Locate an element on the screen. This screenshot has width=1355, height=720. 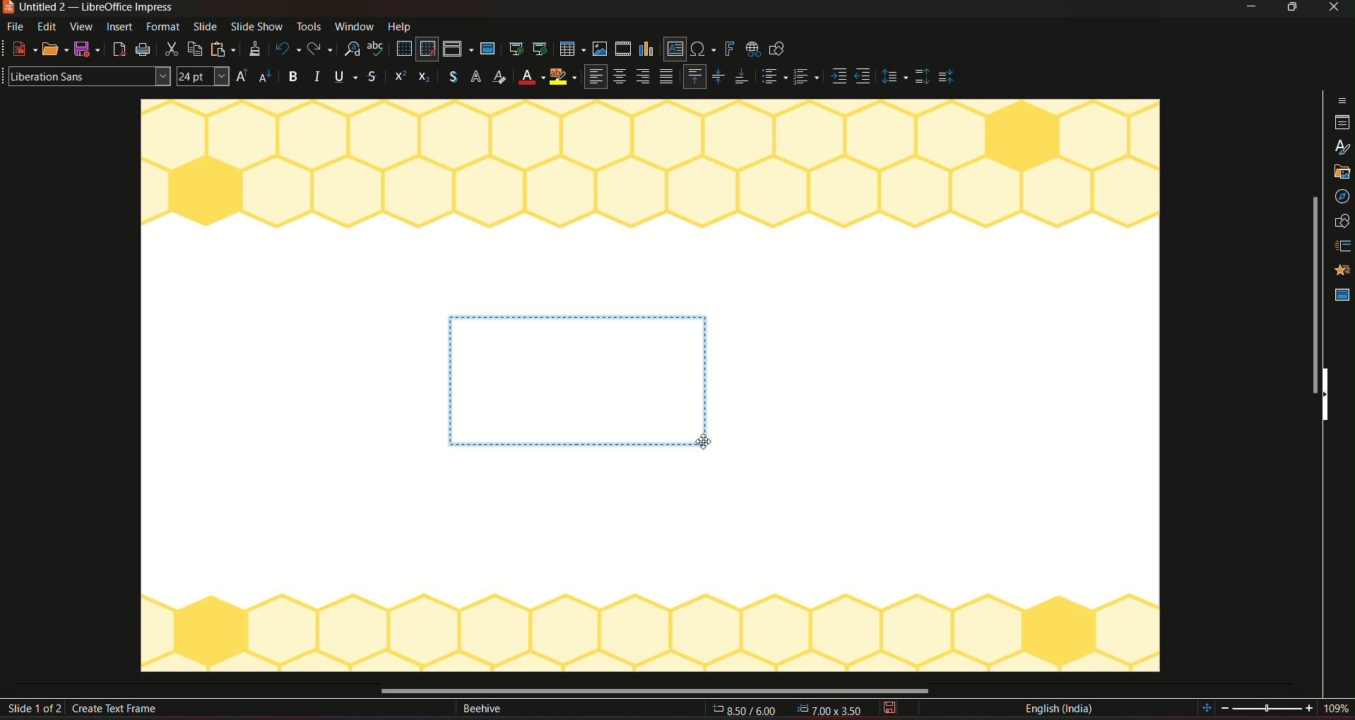
close is located at coordinates (1333, 8).